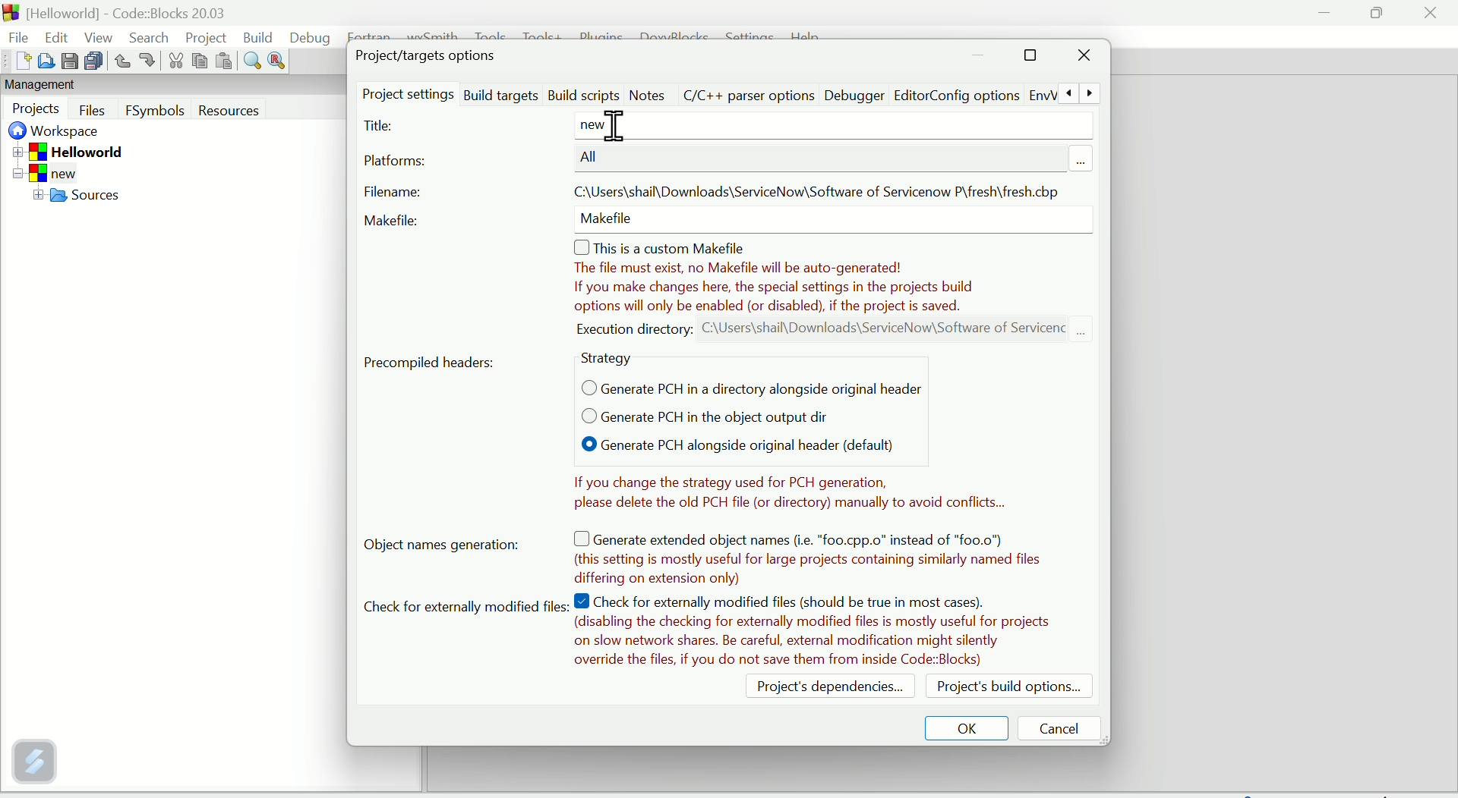  Describe the element at coordinates (1030, 57) in the screenshot. I see `Maximise` at that location.